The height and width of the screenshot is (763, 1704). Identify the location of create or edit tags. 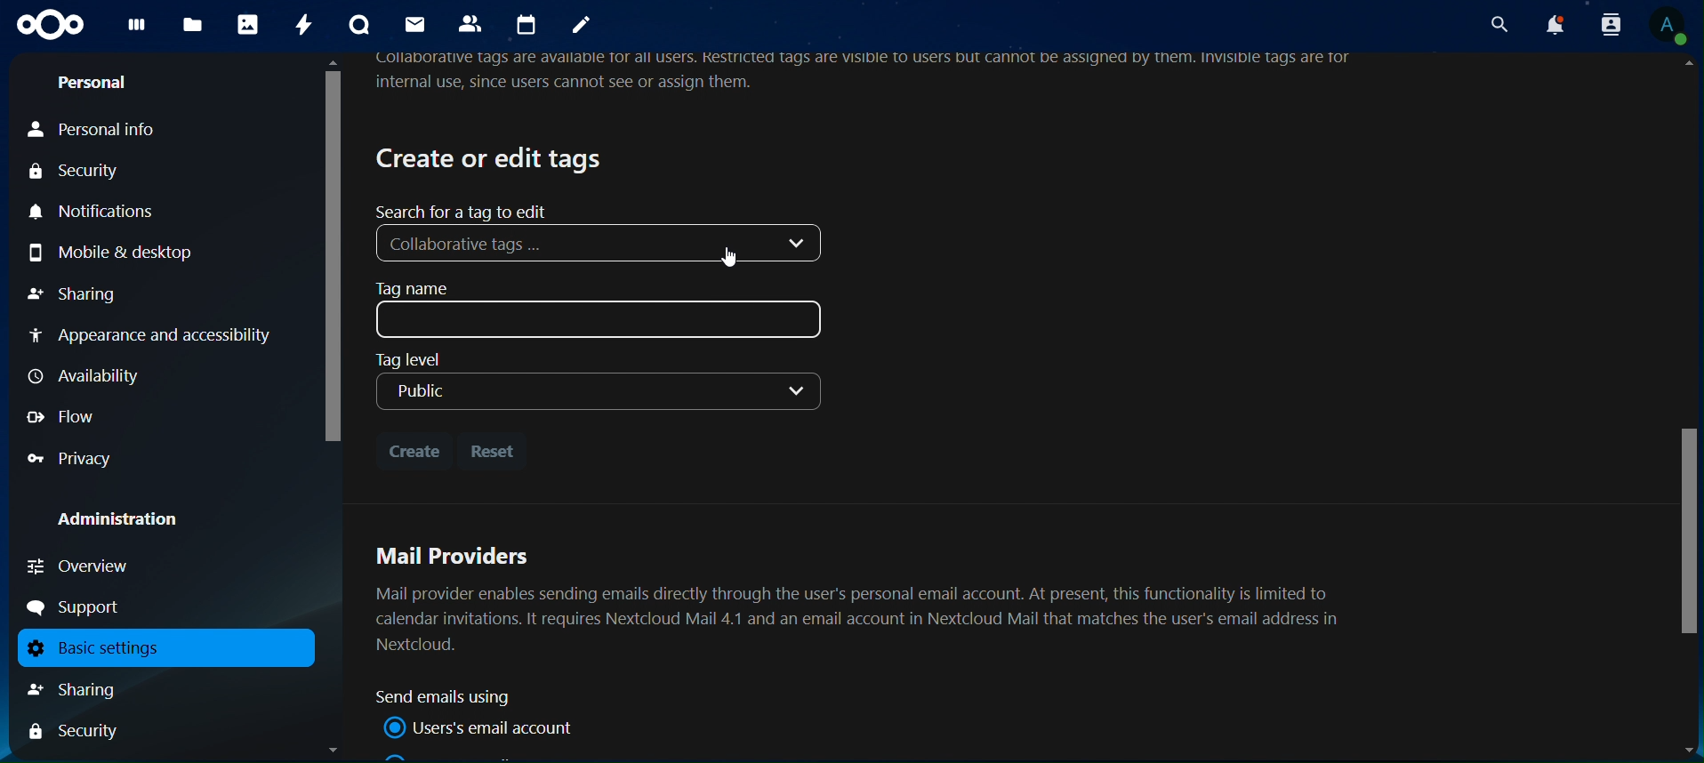
(492, 157).